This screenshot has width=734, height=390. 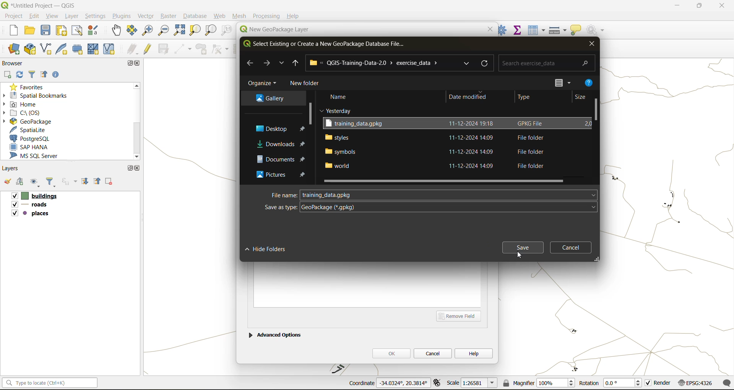 What do you see at coordinates (271, 160) in the screenshot?
I see `Documents` at bounding box center [271, 160].